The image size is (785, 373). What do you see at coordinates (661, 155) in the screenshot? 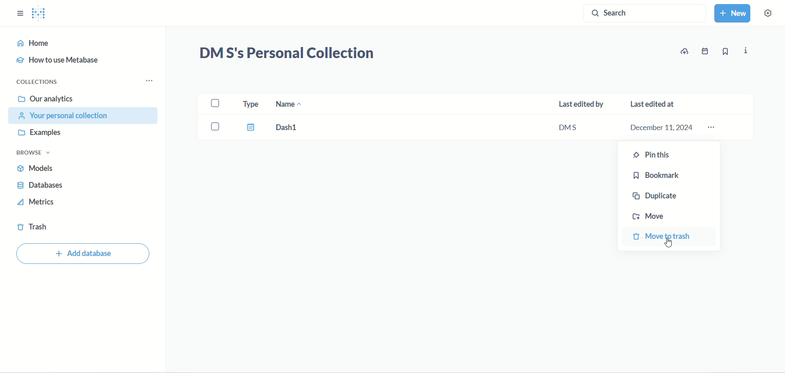
I see `pin this` at bounding box center [661, 155].